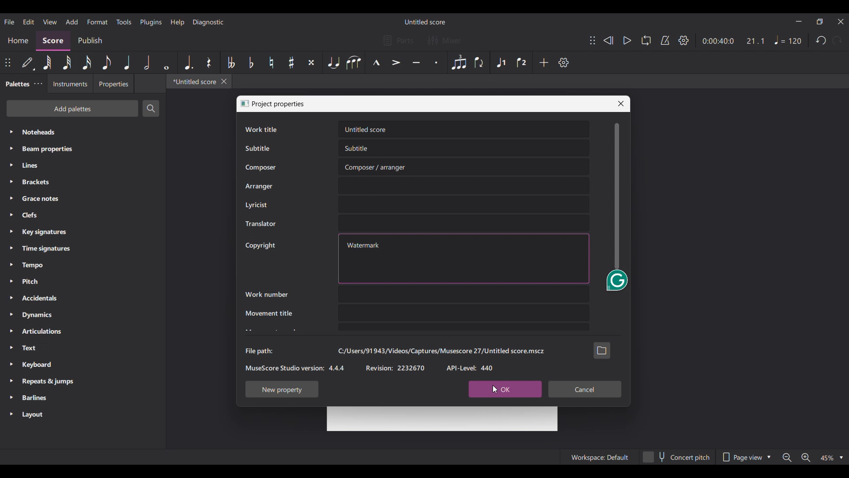 This screenshot has width=849, height=478. Describe the element at coordinates (621, 104) in the screenshot. I see `Close` at that location.